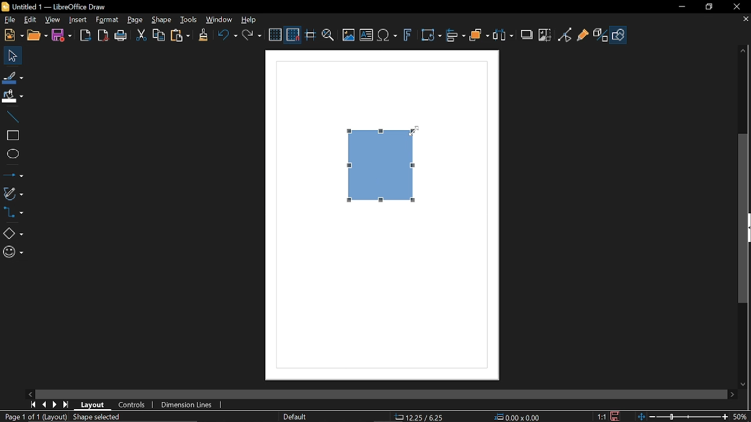 The image size is (751, 422). Describe the element at coordinates (135, 20) in the screenshot. I see `Page` at that location.